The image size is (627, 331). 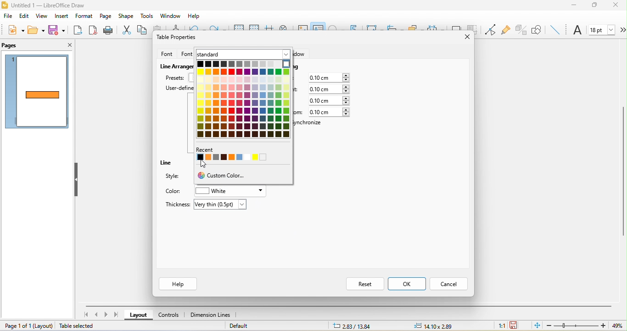 What do you see at coordinates (140, 315) in the screenshot?
I see `layout` at bounding box center [140, 315].